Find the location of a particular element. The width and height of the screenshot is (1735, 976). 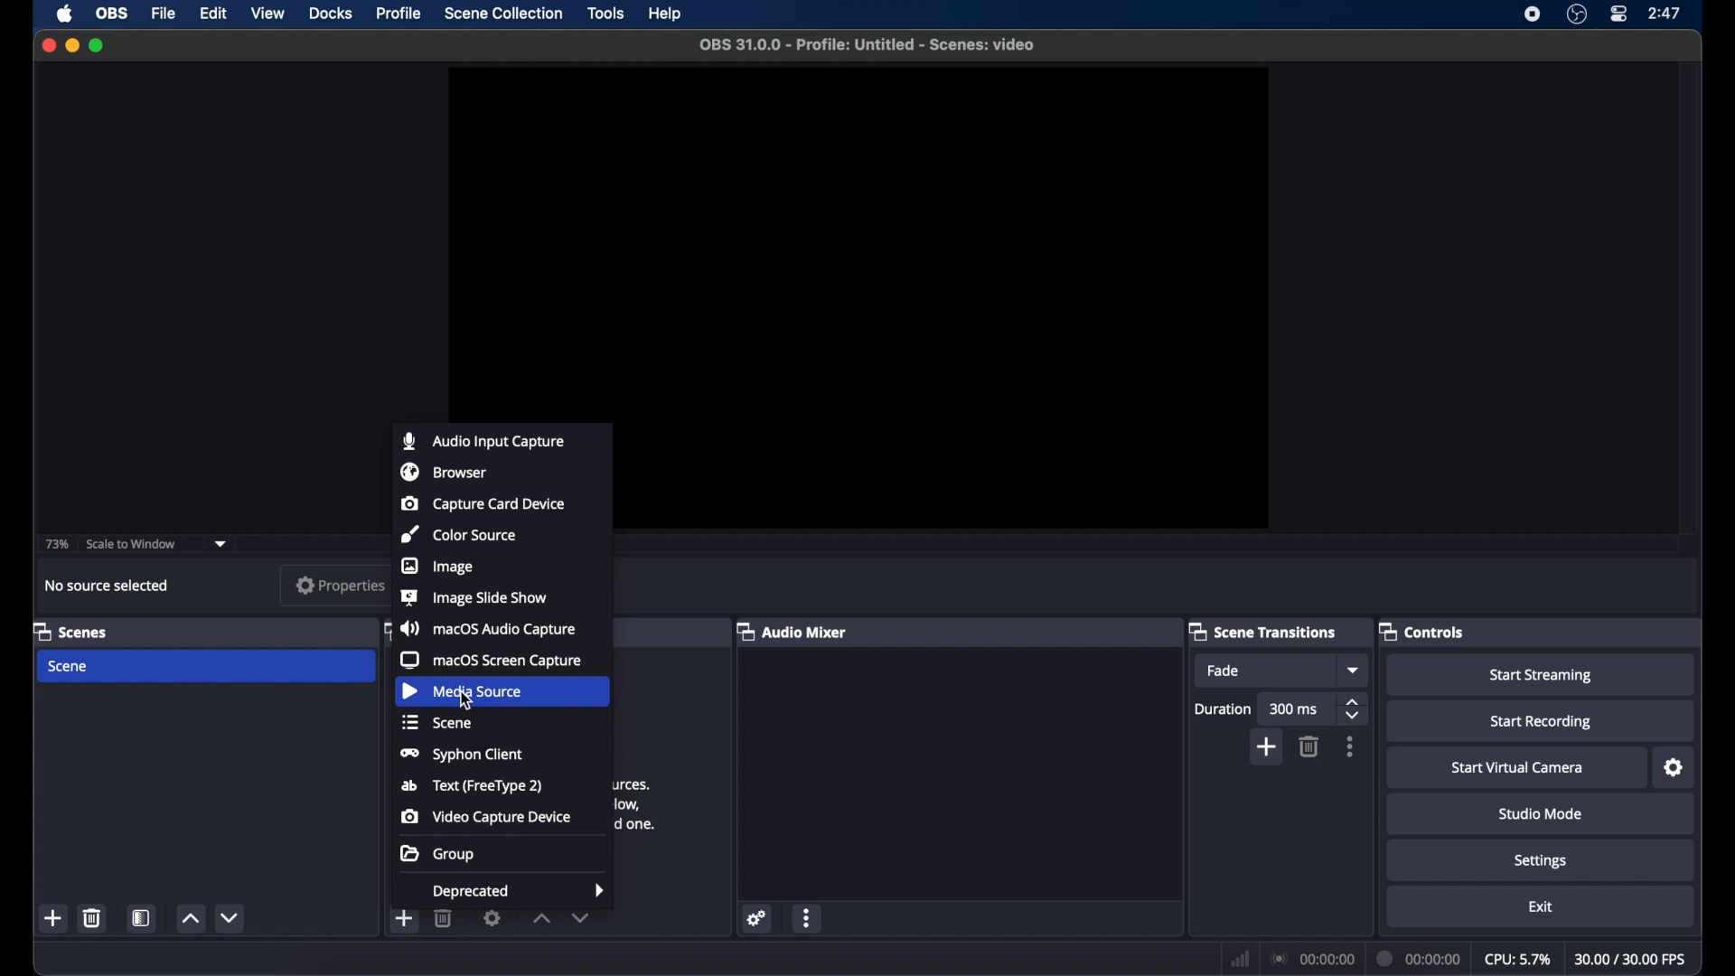

docks is located at coordinates (331, 14).